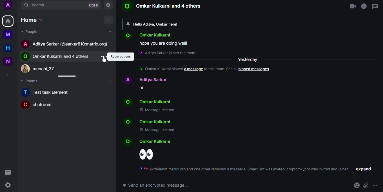 This screenshot has height=192, width=383. I want to click on o, so click(127, 122).